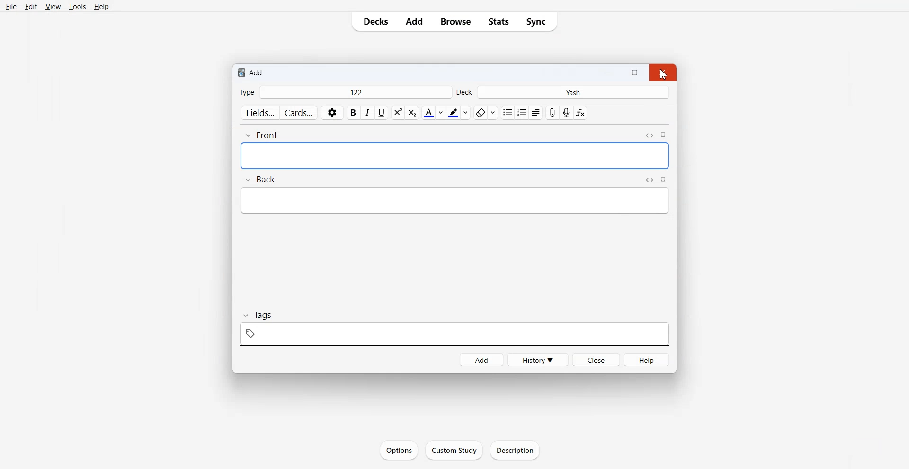 The image size is (909, 469). I want to click on resize, so click(634, 72).